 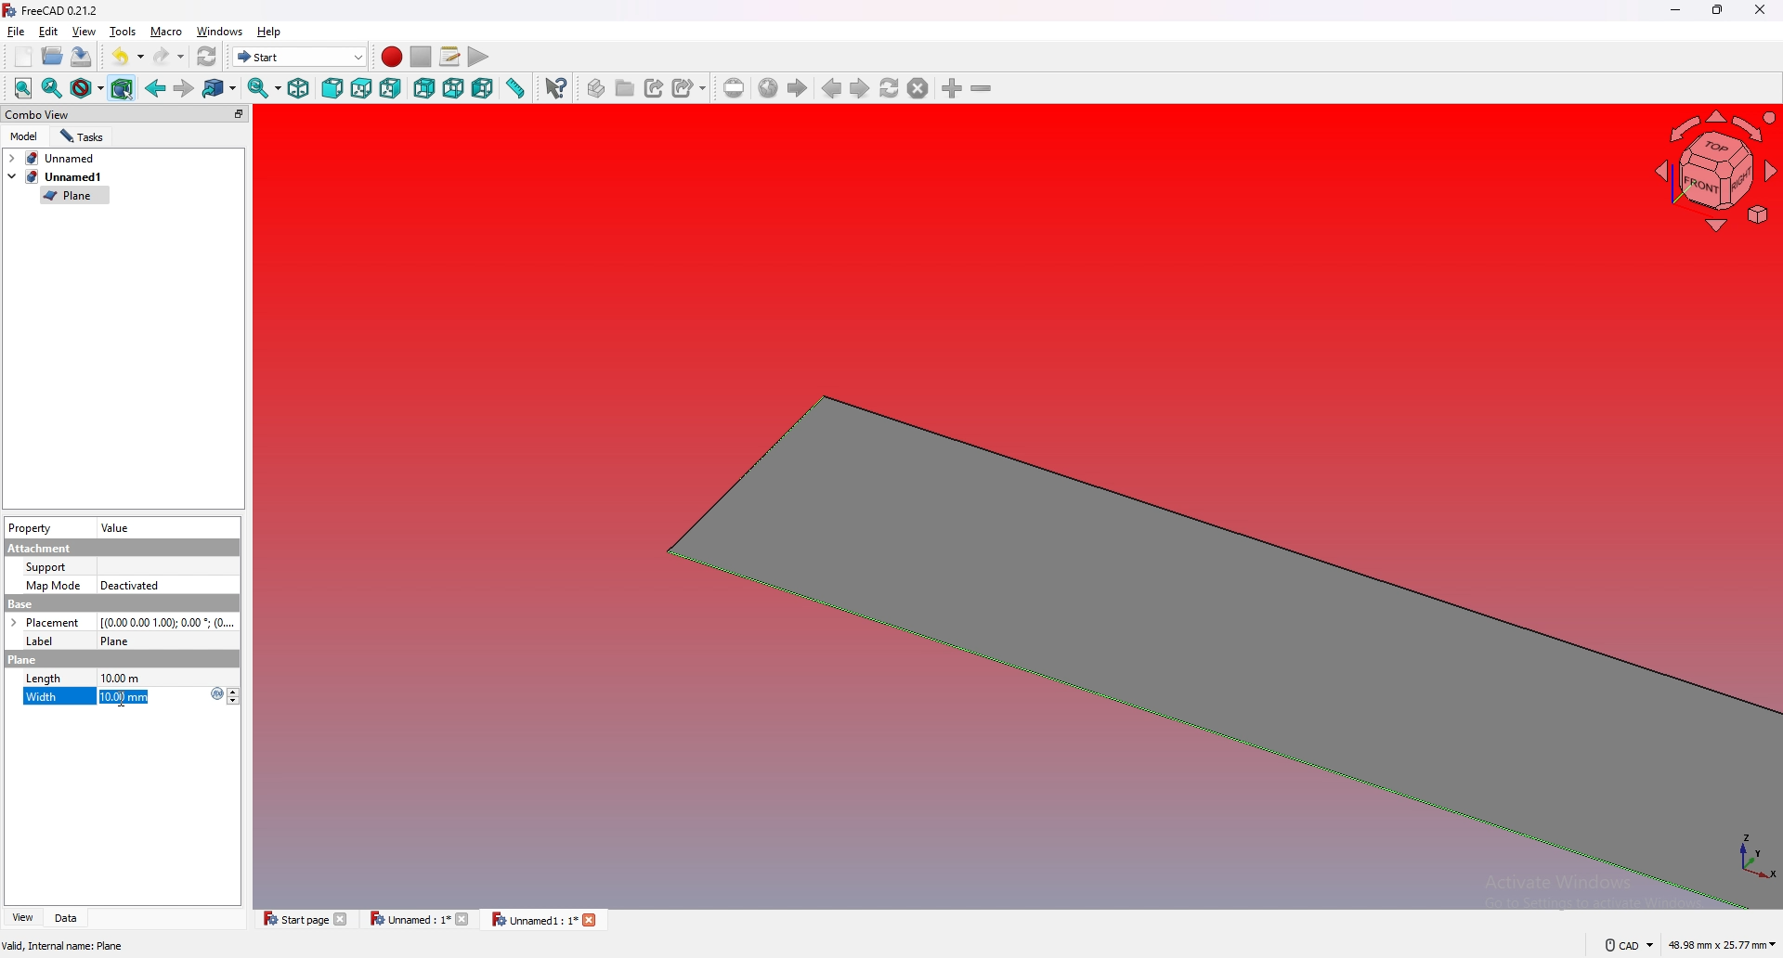 What do you see at coordinates (133, 585) in the screenshot?
I see `Deactivated` at bounding box center [133, 585].